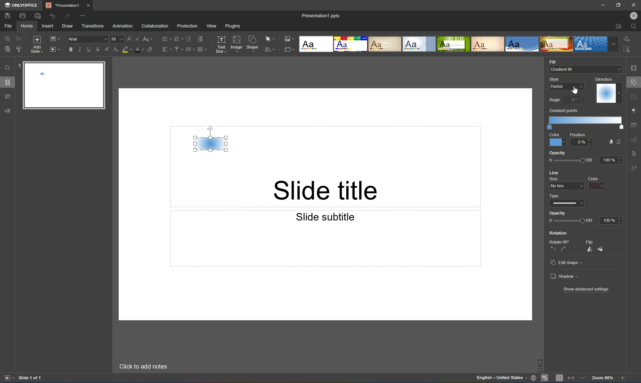 Image resolution: width=641 pixels, height=383 pixels. Describe the element at coordinates (567, 263) in the screenshot. I see `Edit shape` at that location.